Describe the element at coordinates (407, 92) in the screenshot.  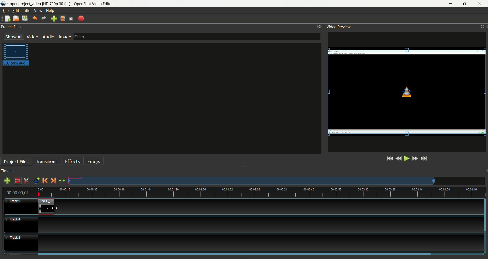
I see `video clip` at that location.